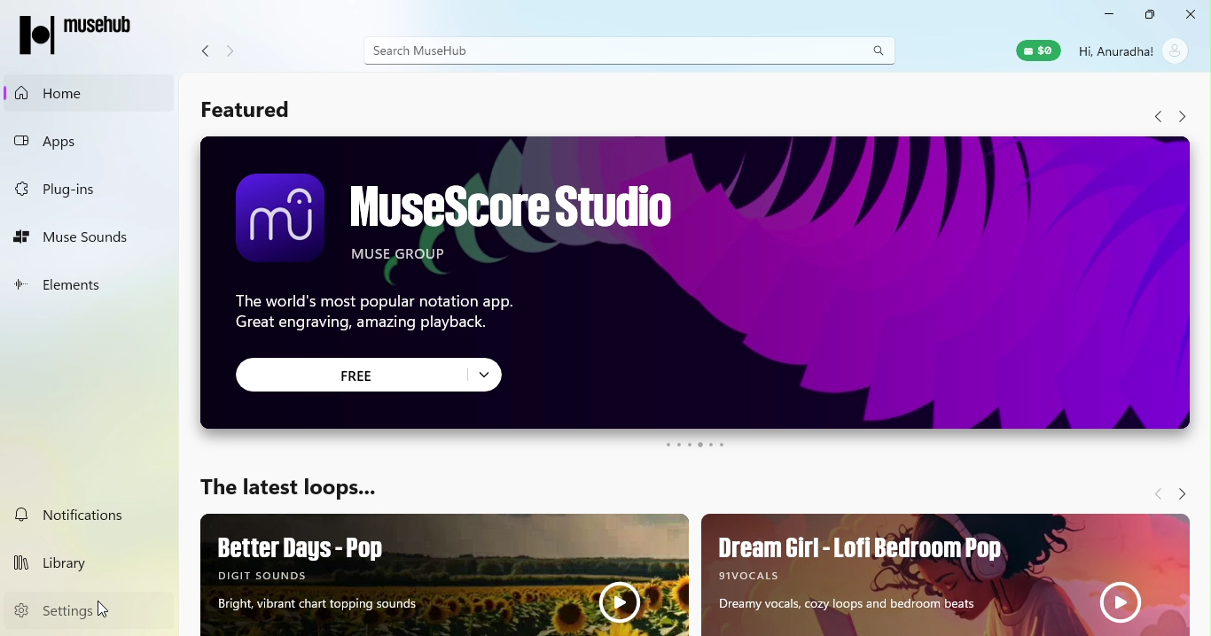 This screenshot has height=636, width=1211. I want to click on ad, so click(443, 573).